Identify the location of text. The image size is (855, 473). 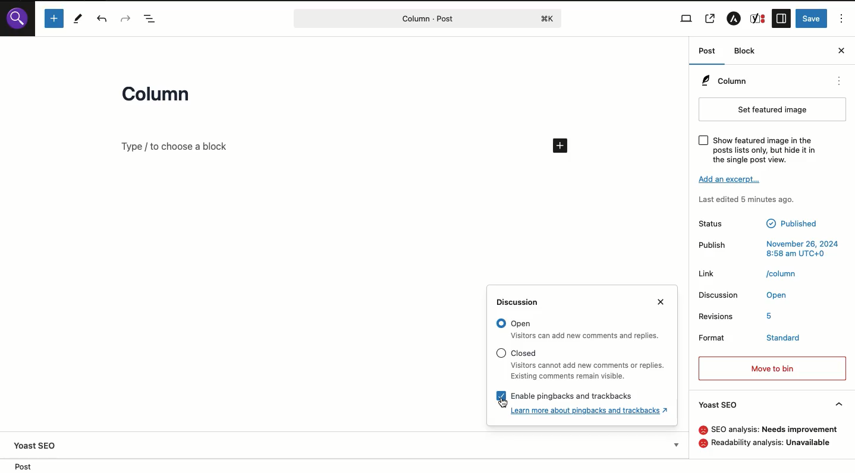
(771, 315).